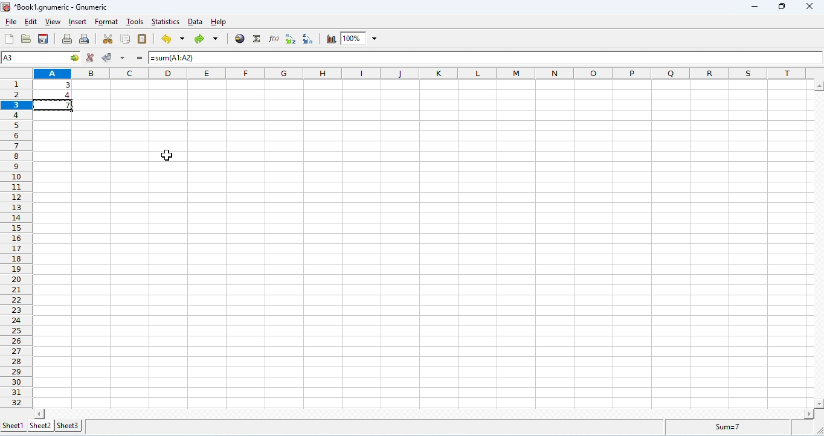 The height and width of the screenshot is (436, 824). I want to click on reject, so click(90, 57).